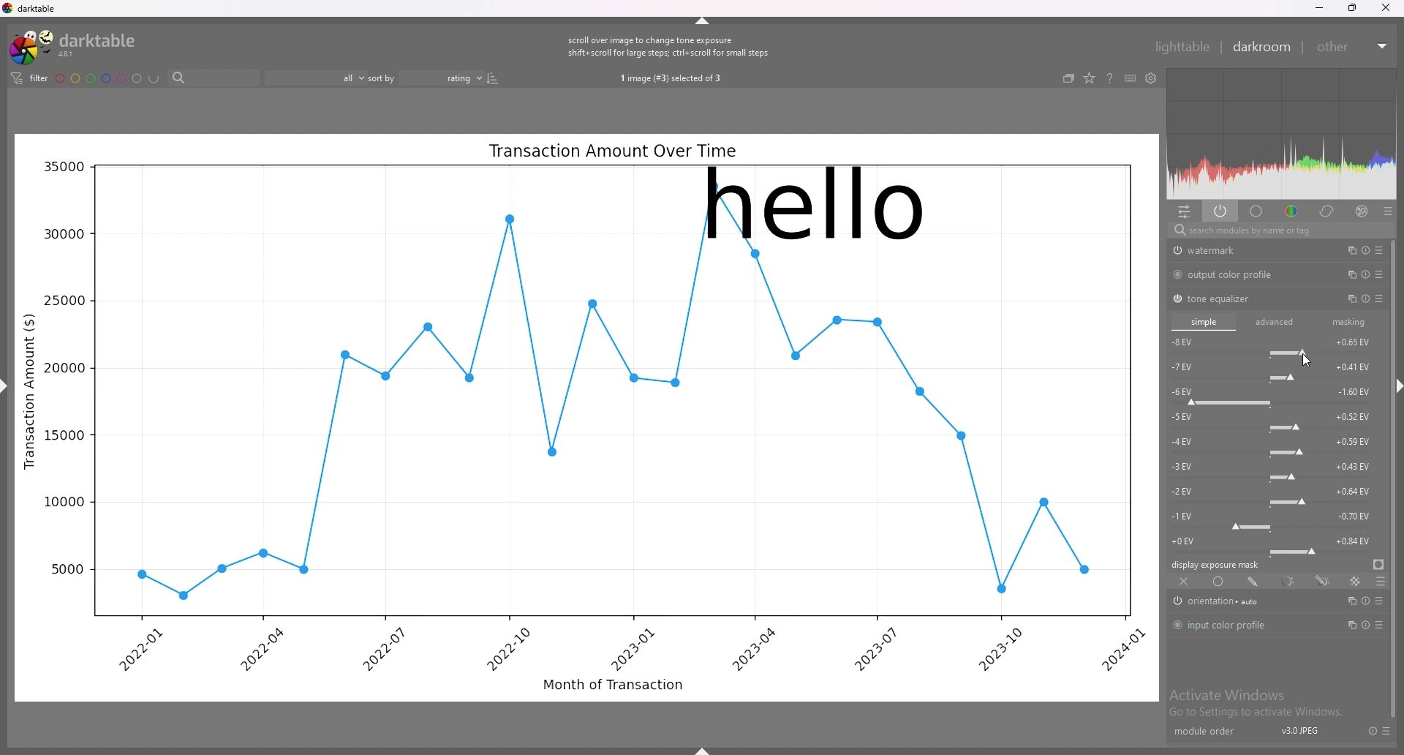  I want to click on Transaction Amount Over Time, so click(612, 151).